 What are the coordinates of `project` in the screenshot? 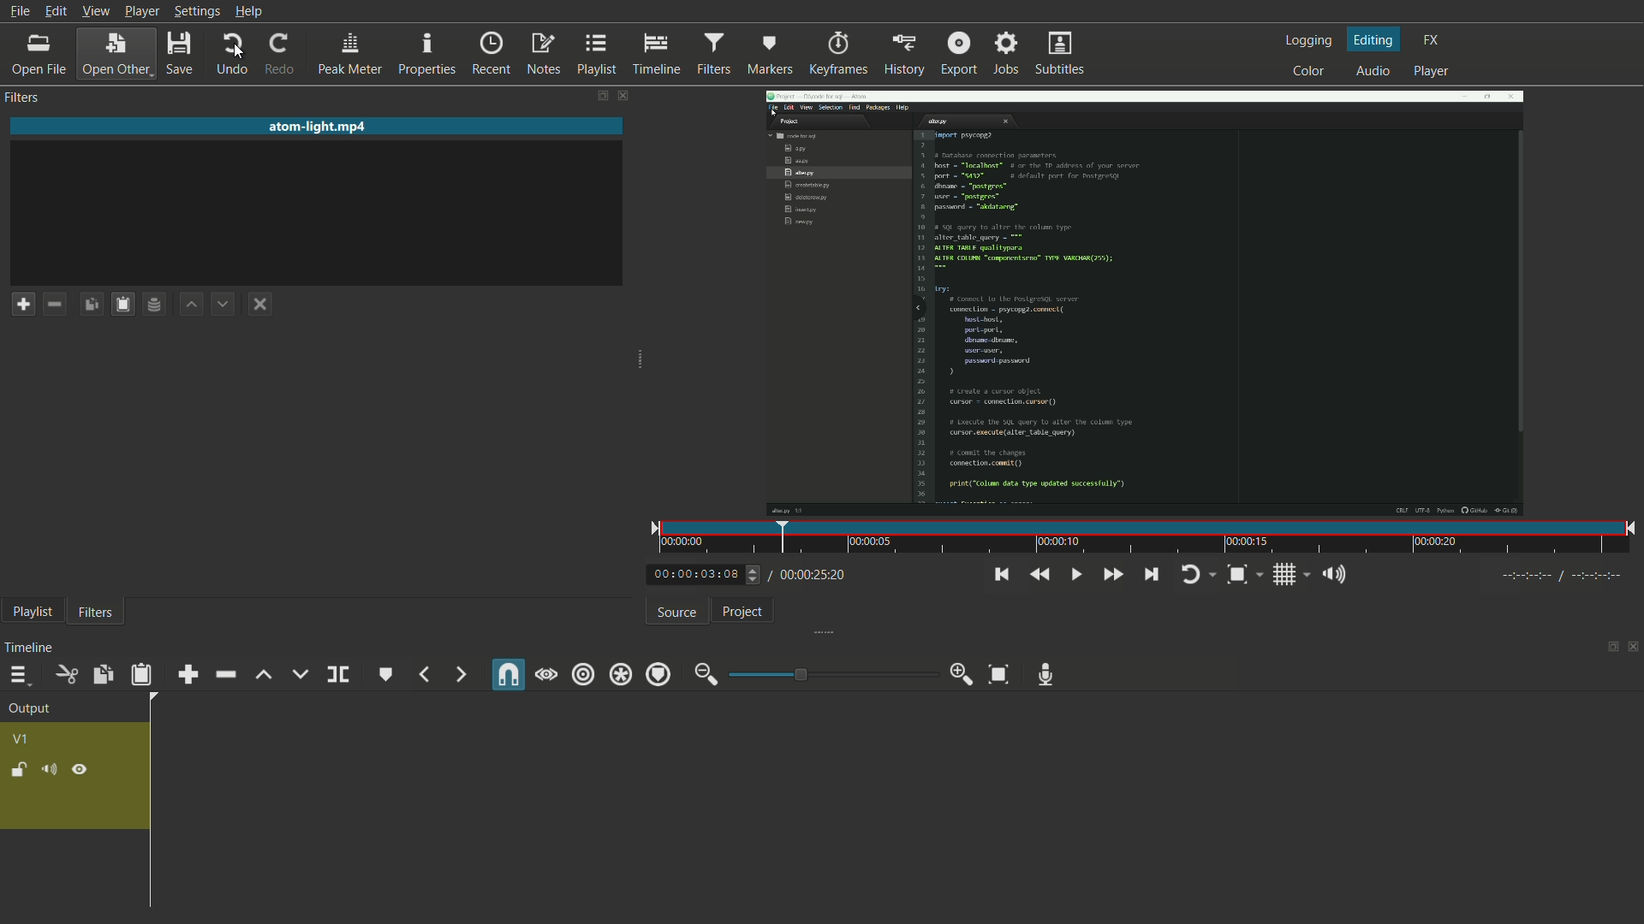 It's located at (747, 612).